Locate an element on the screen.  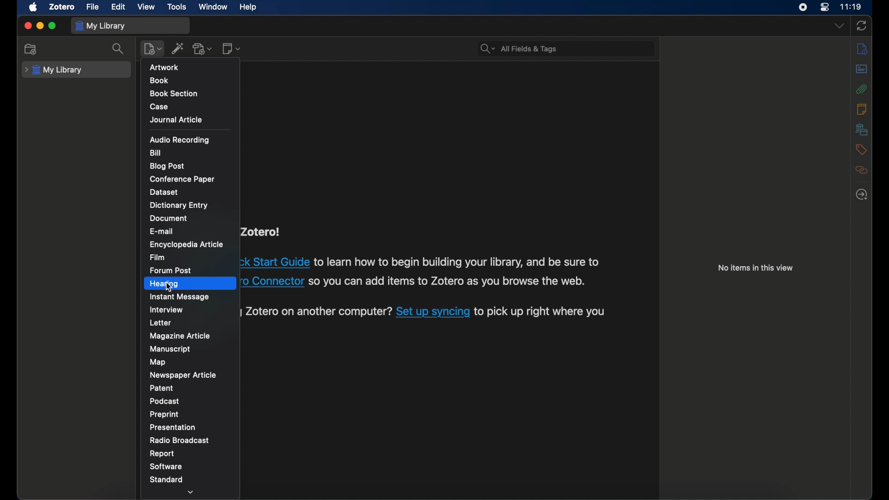
attachments is located at coordinates (862, 89).